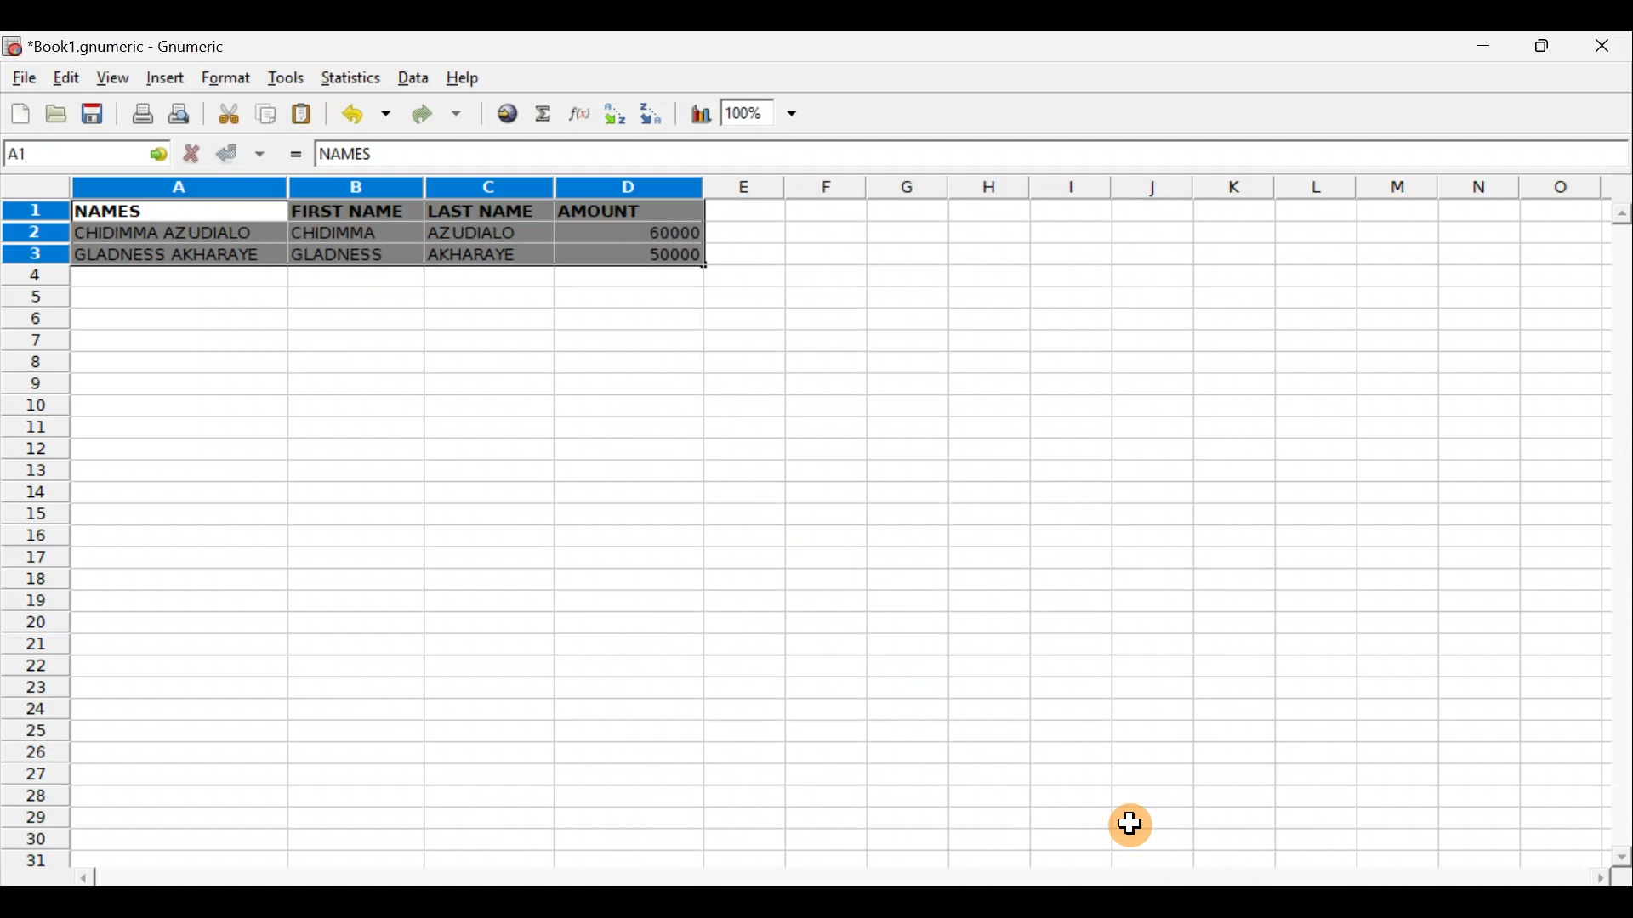 Image resolution: width=1633 pixels, height=918 pixels. I want to click on Open a file, so click(58, 113).